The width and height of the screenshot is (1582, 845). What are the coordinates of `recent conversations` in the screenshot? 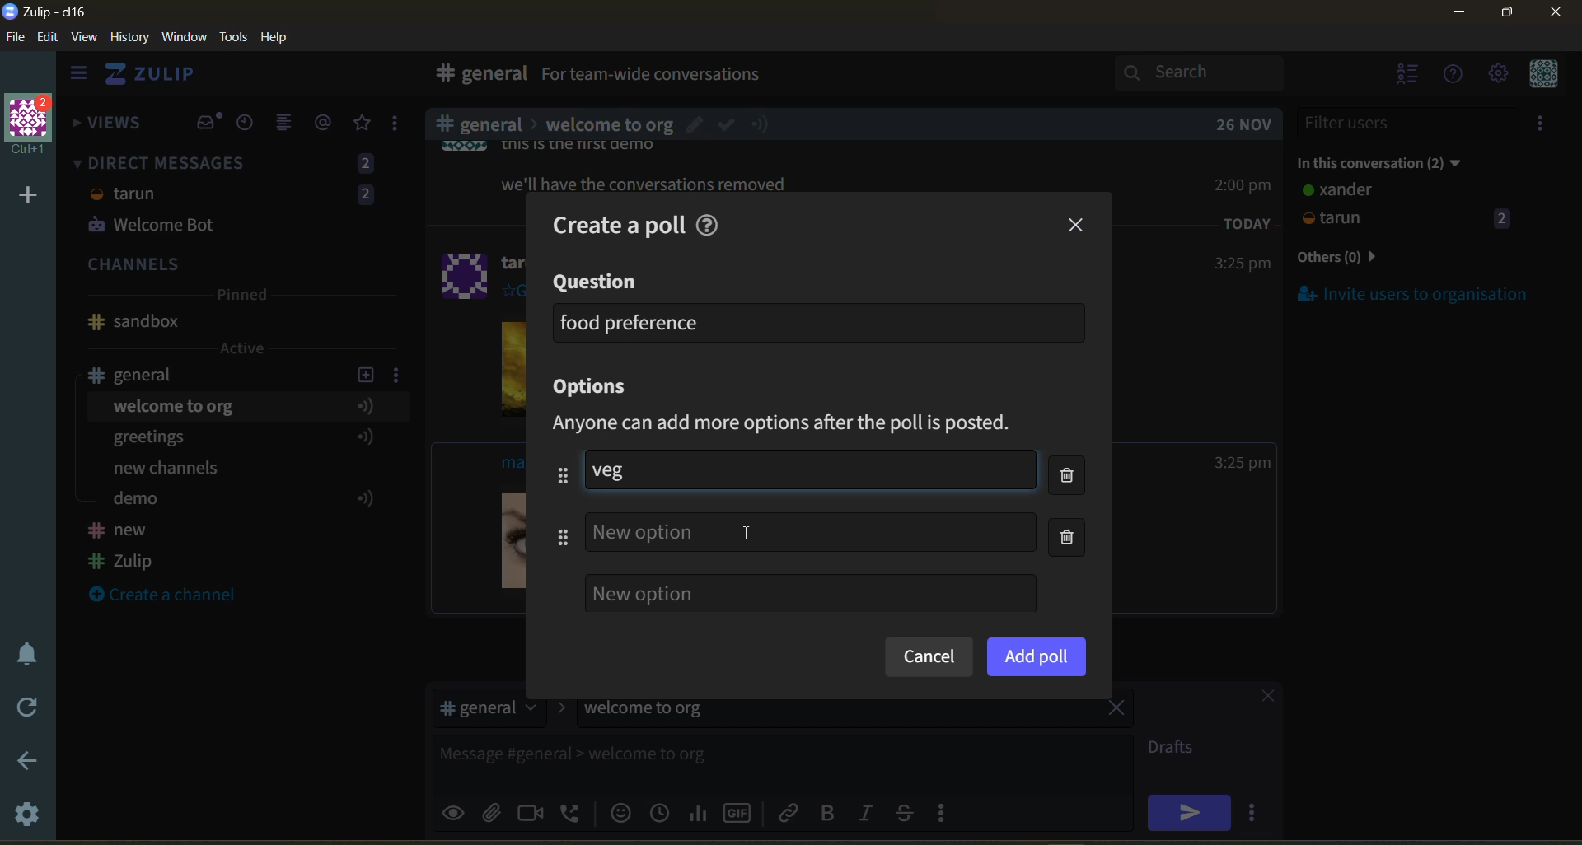 It's located at (250, 124).